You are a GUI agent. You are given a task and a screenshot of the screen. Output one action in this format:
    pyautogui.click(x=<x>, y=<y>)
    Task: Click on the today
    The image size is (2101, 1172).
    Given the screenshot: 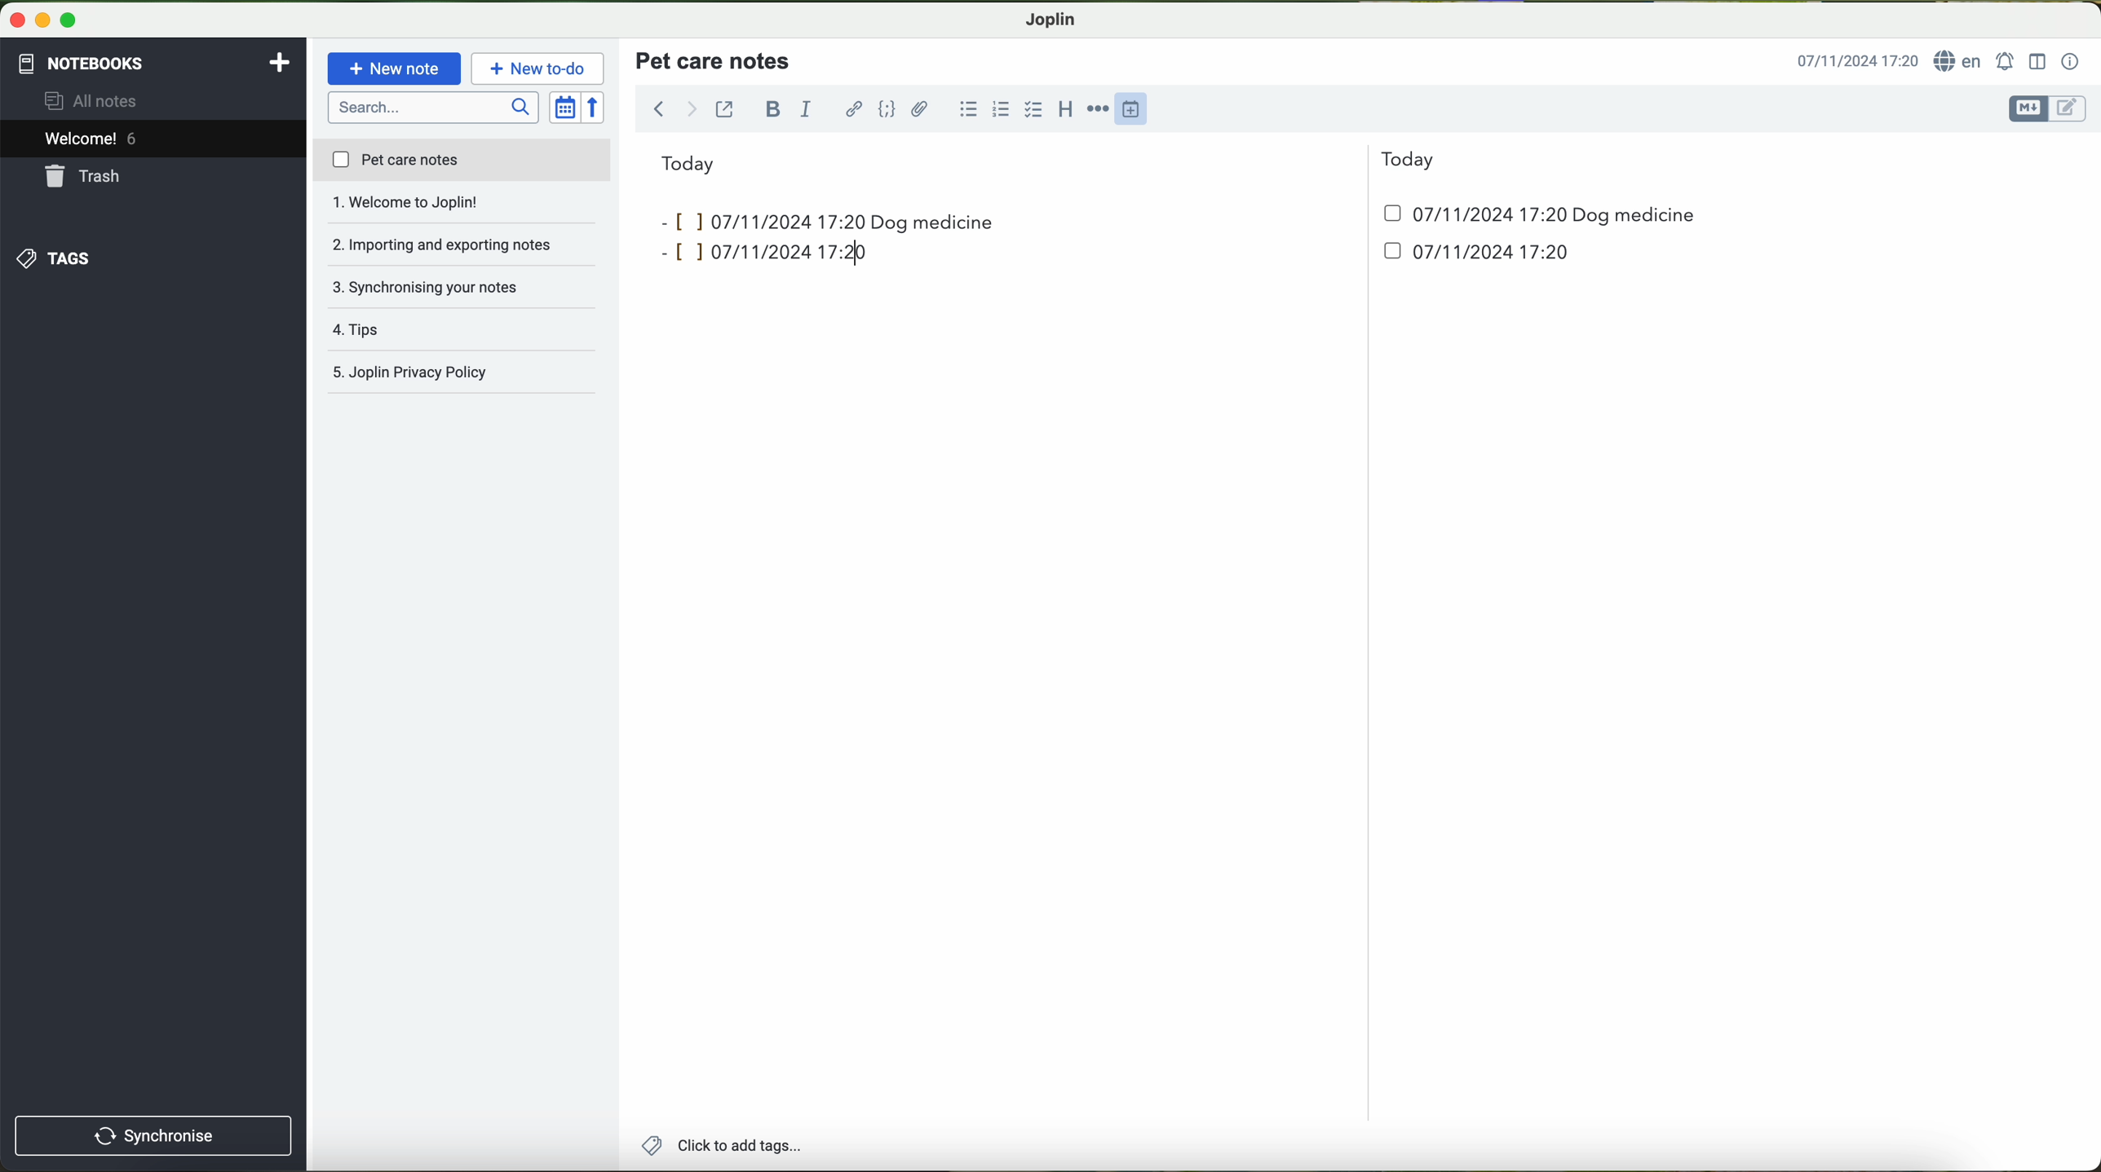 What is the action you would take?
    pyautogui.click(x=1048, y=161)
    